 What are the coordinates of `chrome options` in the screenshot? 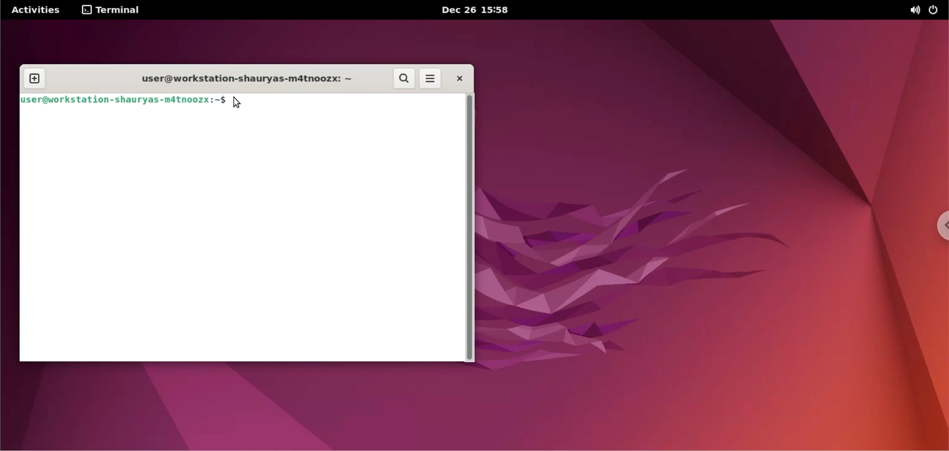 It's located at (937, 228).